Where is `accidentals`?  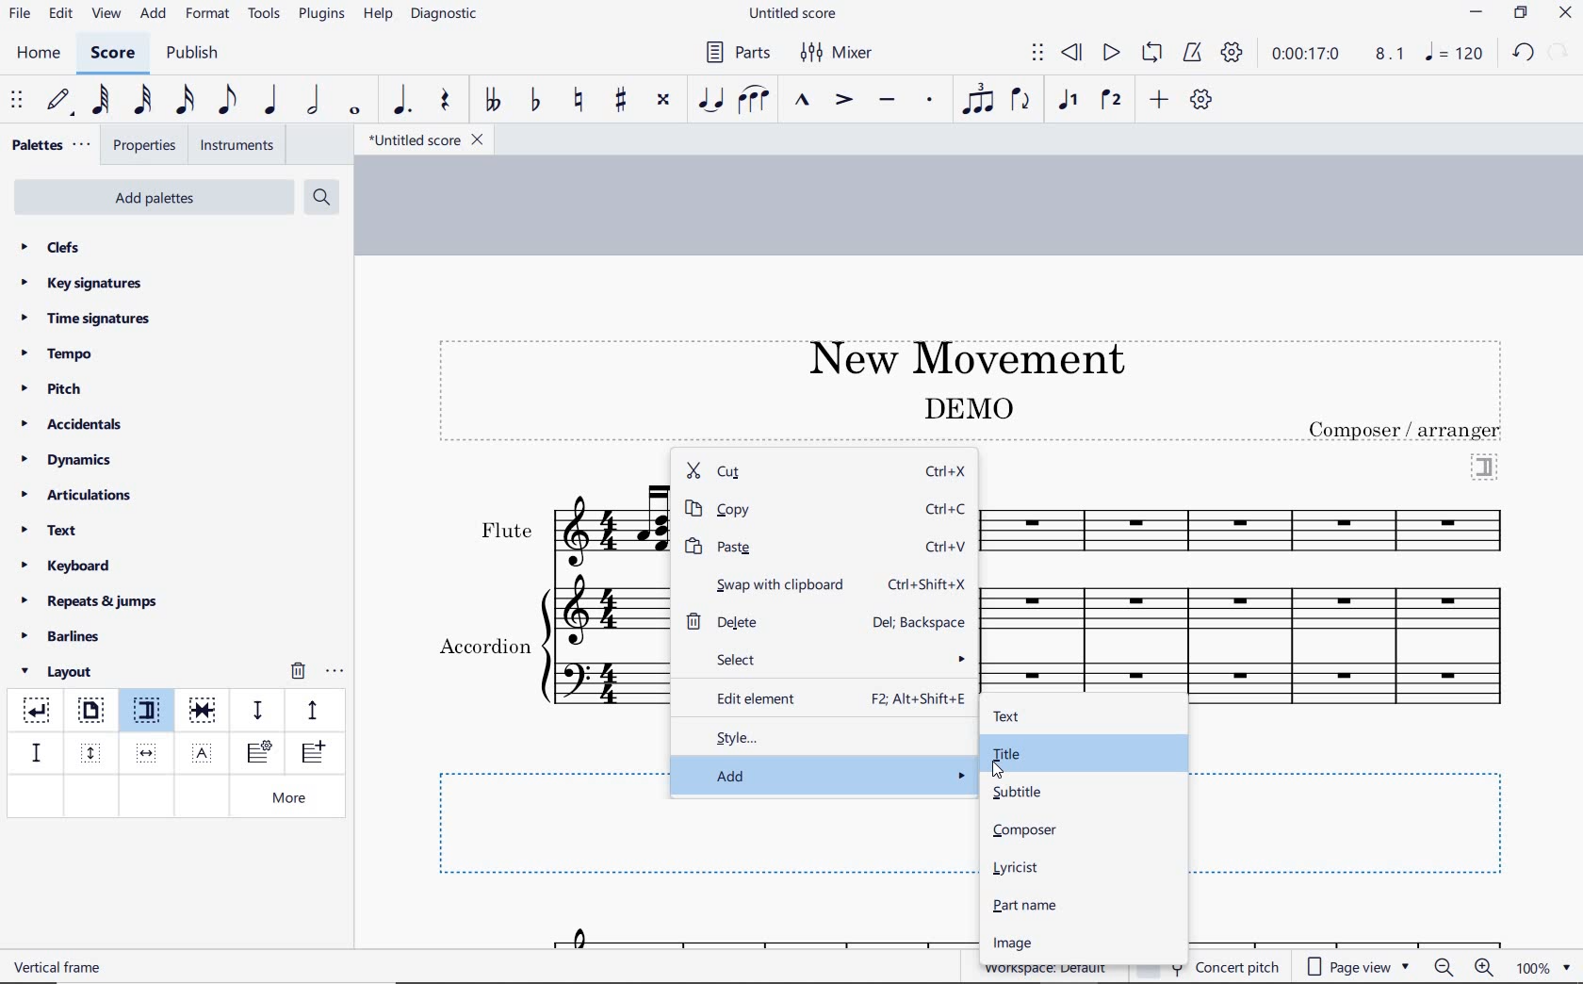 accidentals is located at coordinates (74, 423).